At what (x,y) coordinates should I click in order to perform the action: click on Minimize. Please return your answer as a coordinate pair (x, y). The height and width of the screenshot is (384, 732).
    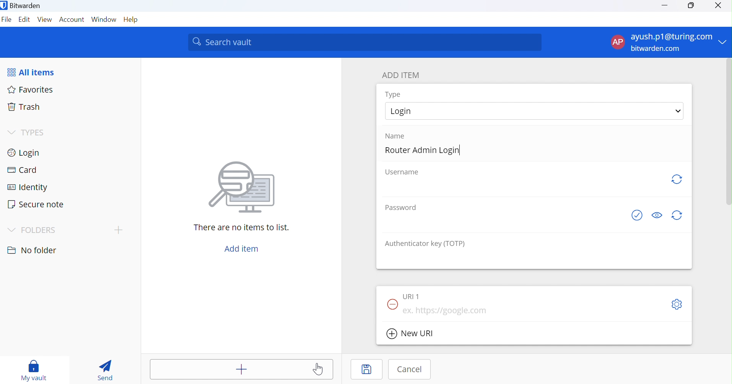
    Looking at the image, I should click on (665, 5).